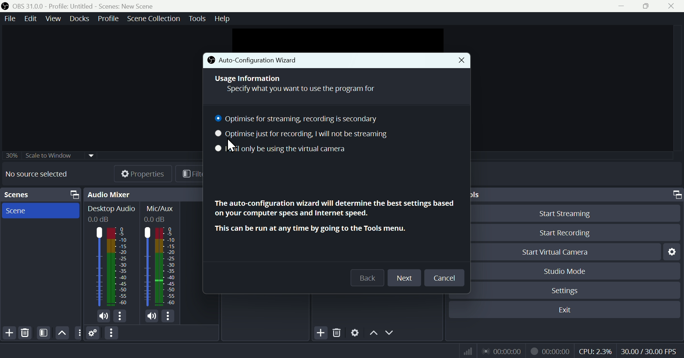  What do you see at coordinates (104, 316) in the screenshot?
I see `mic` at bounding box center [104, 316].